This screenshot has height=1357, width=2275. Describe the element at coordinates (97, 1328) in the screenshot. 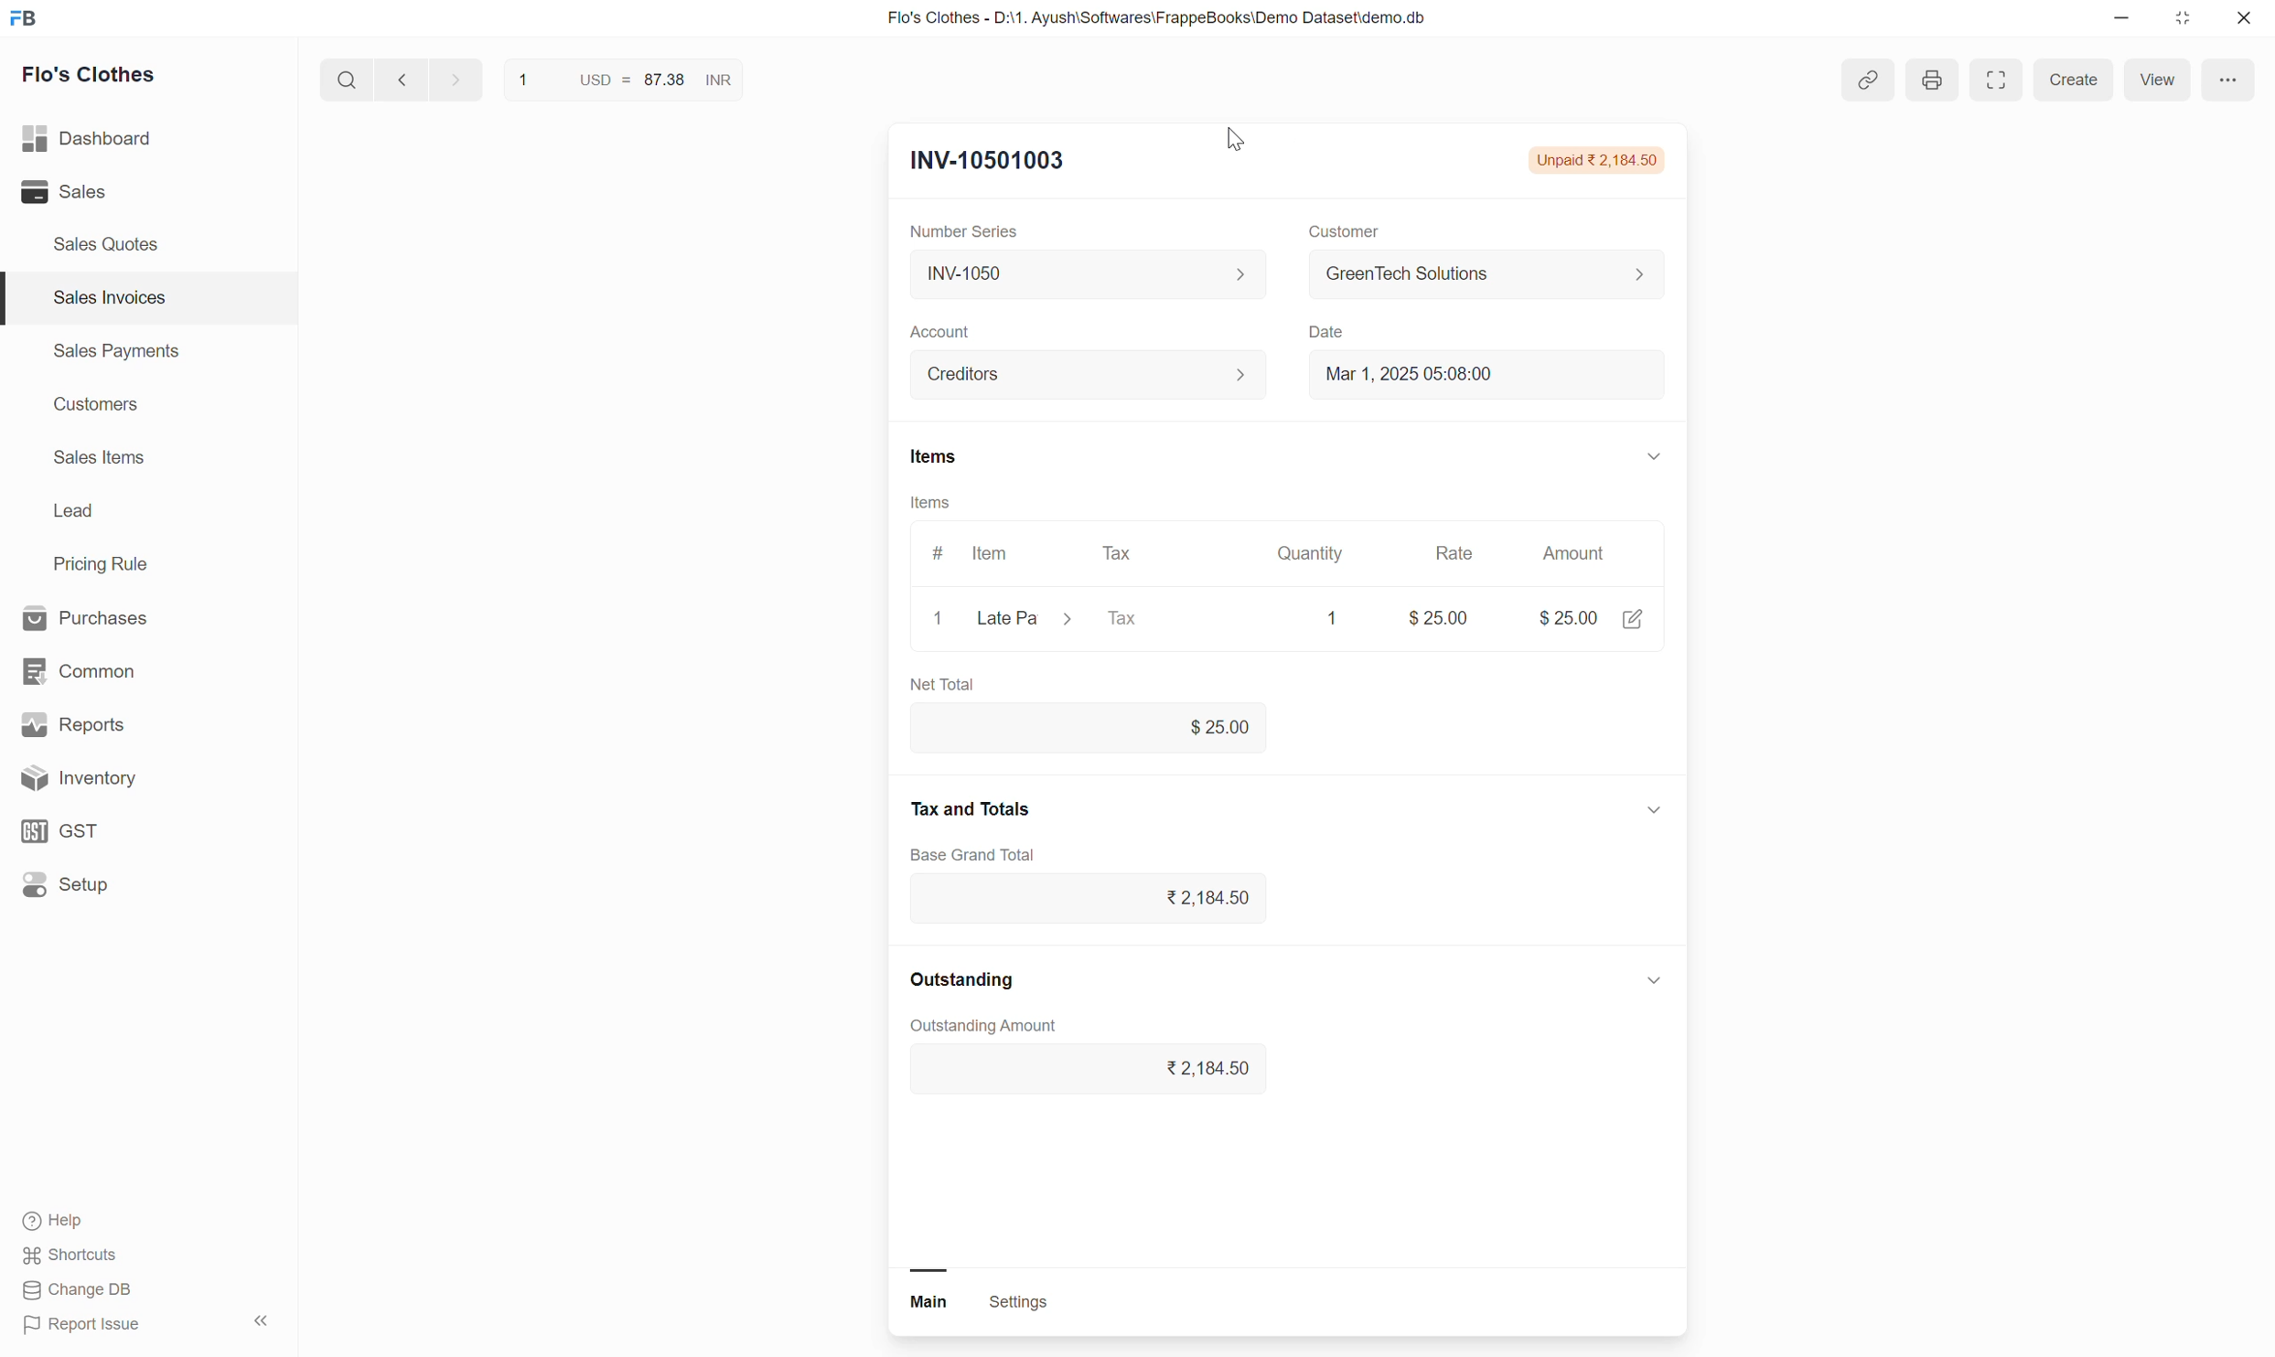

I see `Report Issue ` at that location.